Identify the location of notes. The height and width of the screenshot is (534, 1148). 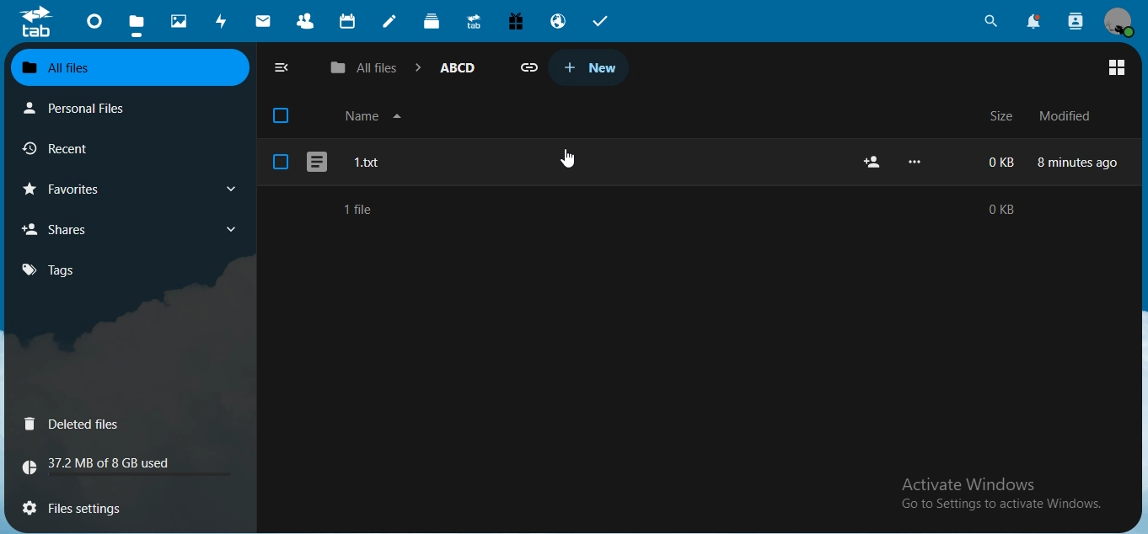
(390, 21).